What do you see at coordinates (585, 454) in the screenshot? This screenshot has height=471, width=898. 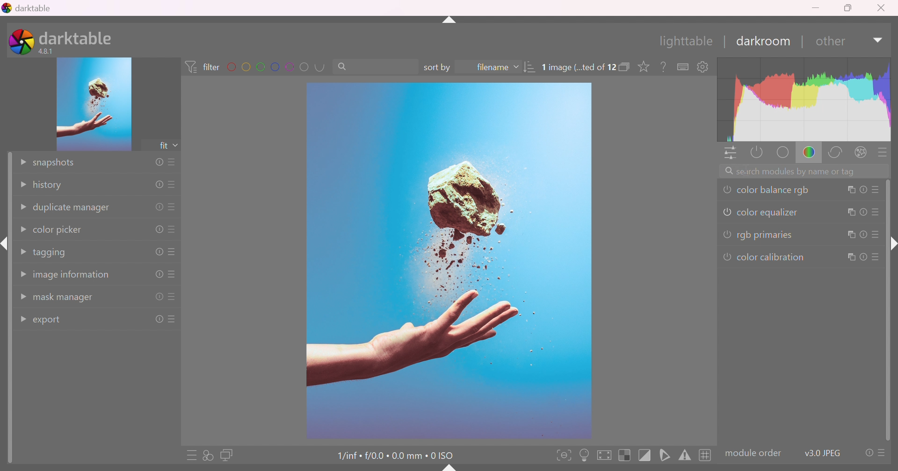 I see `toggle ISO 12646 color assessment conditions` at bounding box center [585, 454].